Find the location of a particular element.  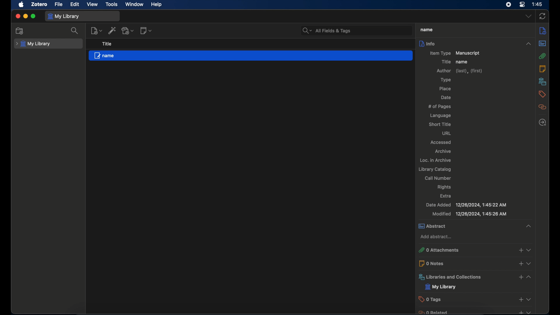

rights is located at coordinates (444, 187).